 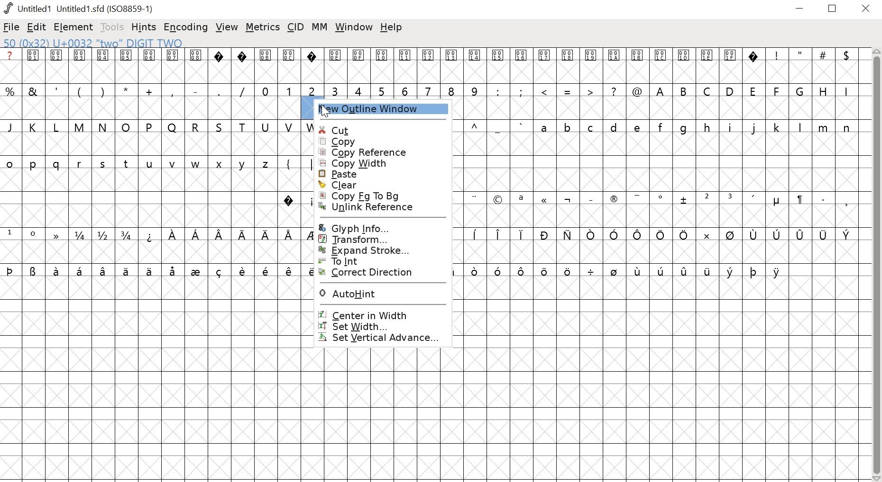 What do you see at coordinates (144, 27) in the screenshot?
I see `hints` at bounding box center [144, 27].